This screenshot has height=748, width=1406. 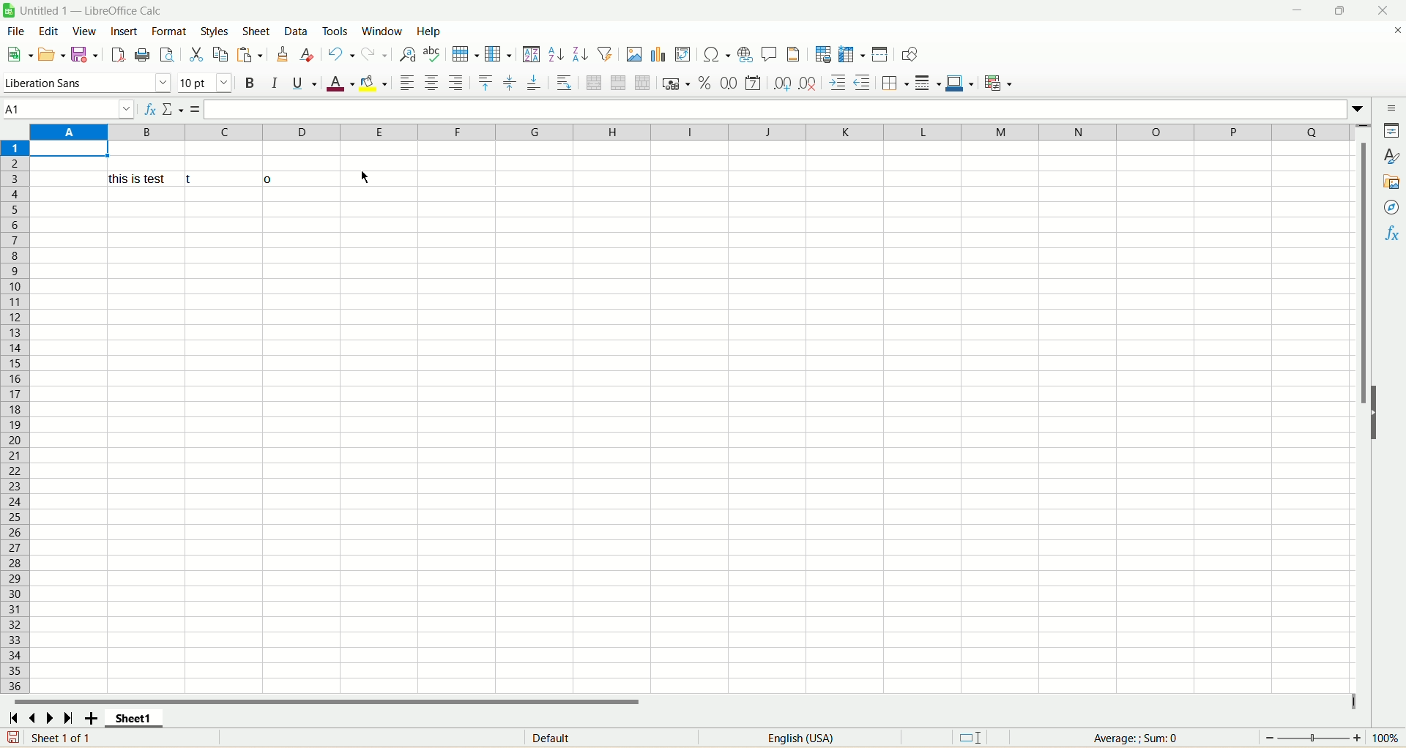 I want to click on border style, so click(x=927, y=84).